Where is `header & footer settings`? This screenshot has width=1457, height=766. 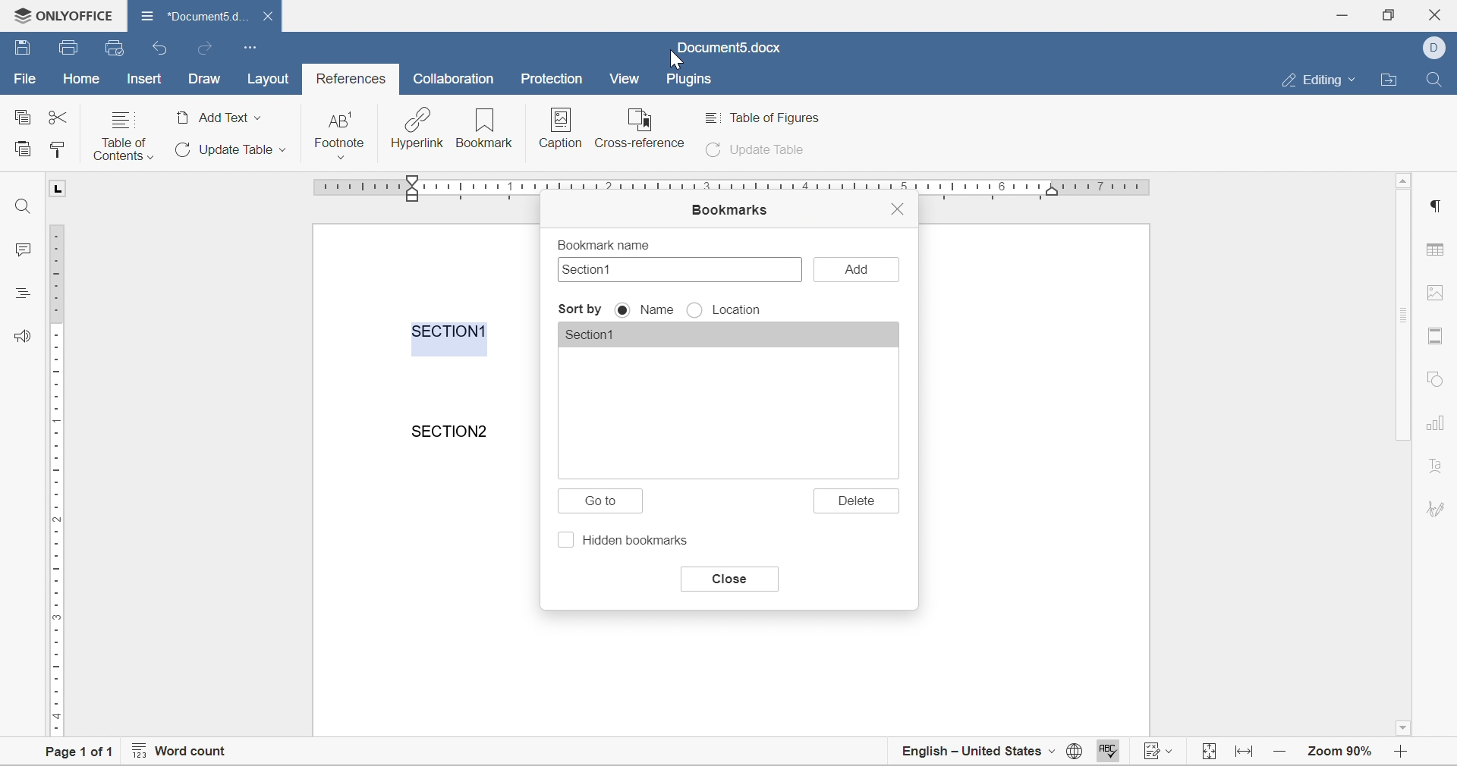
header & footer settings is located at coordinates (1434, 337).